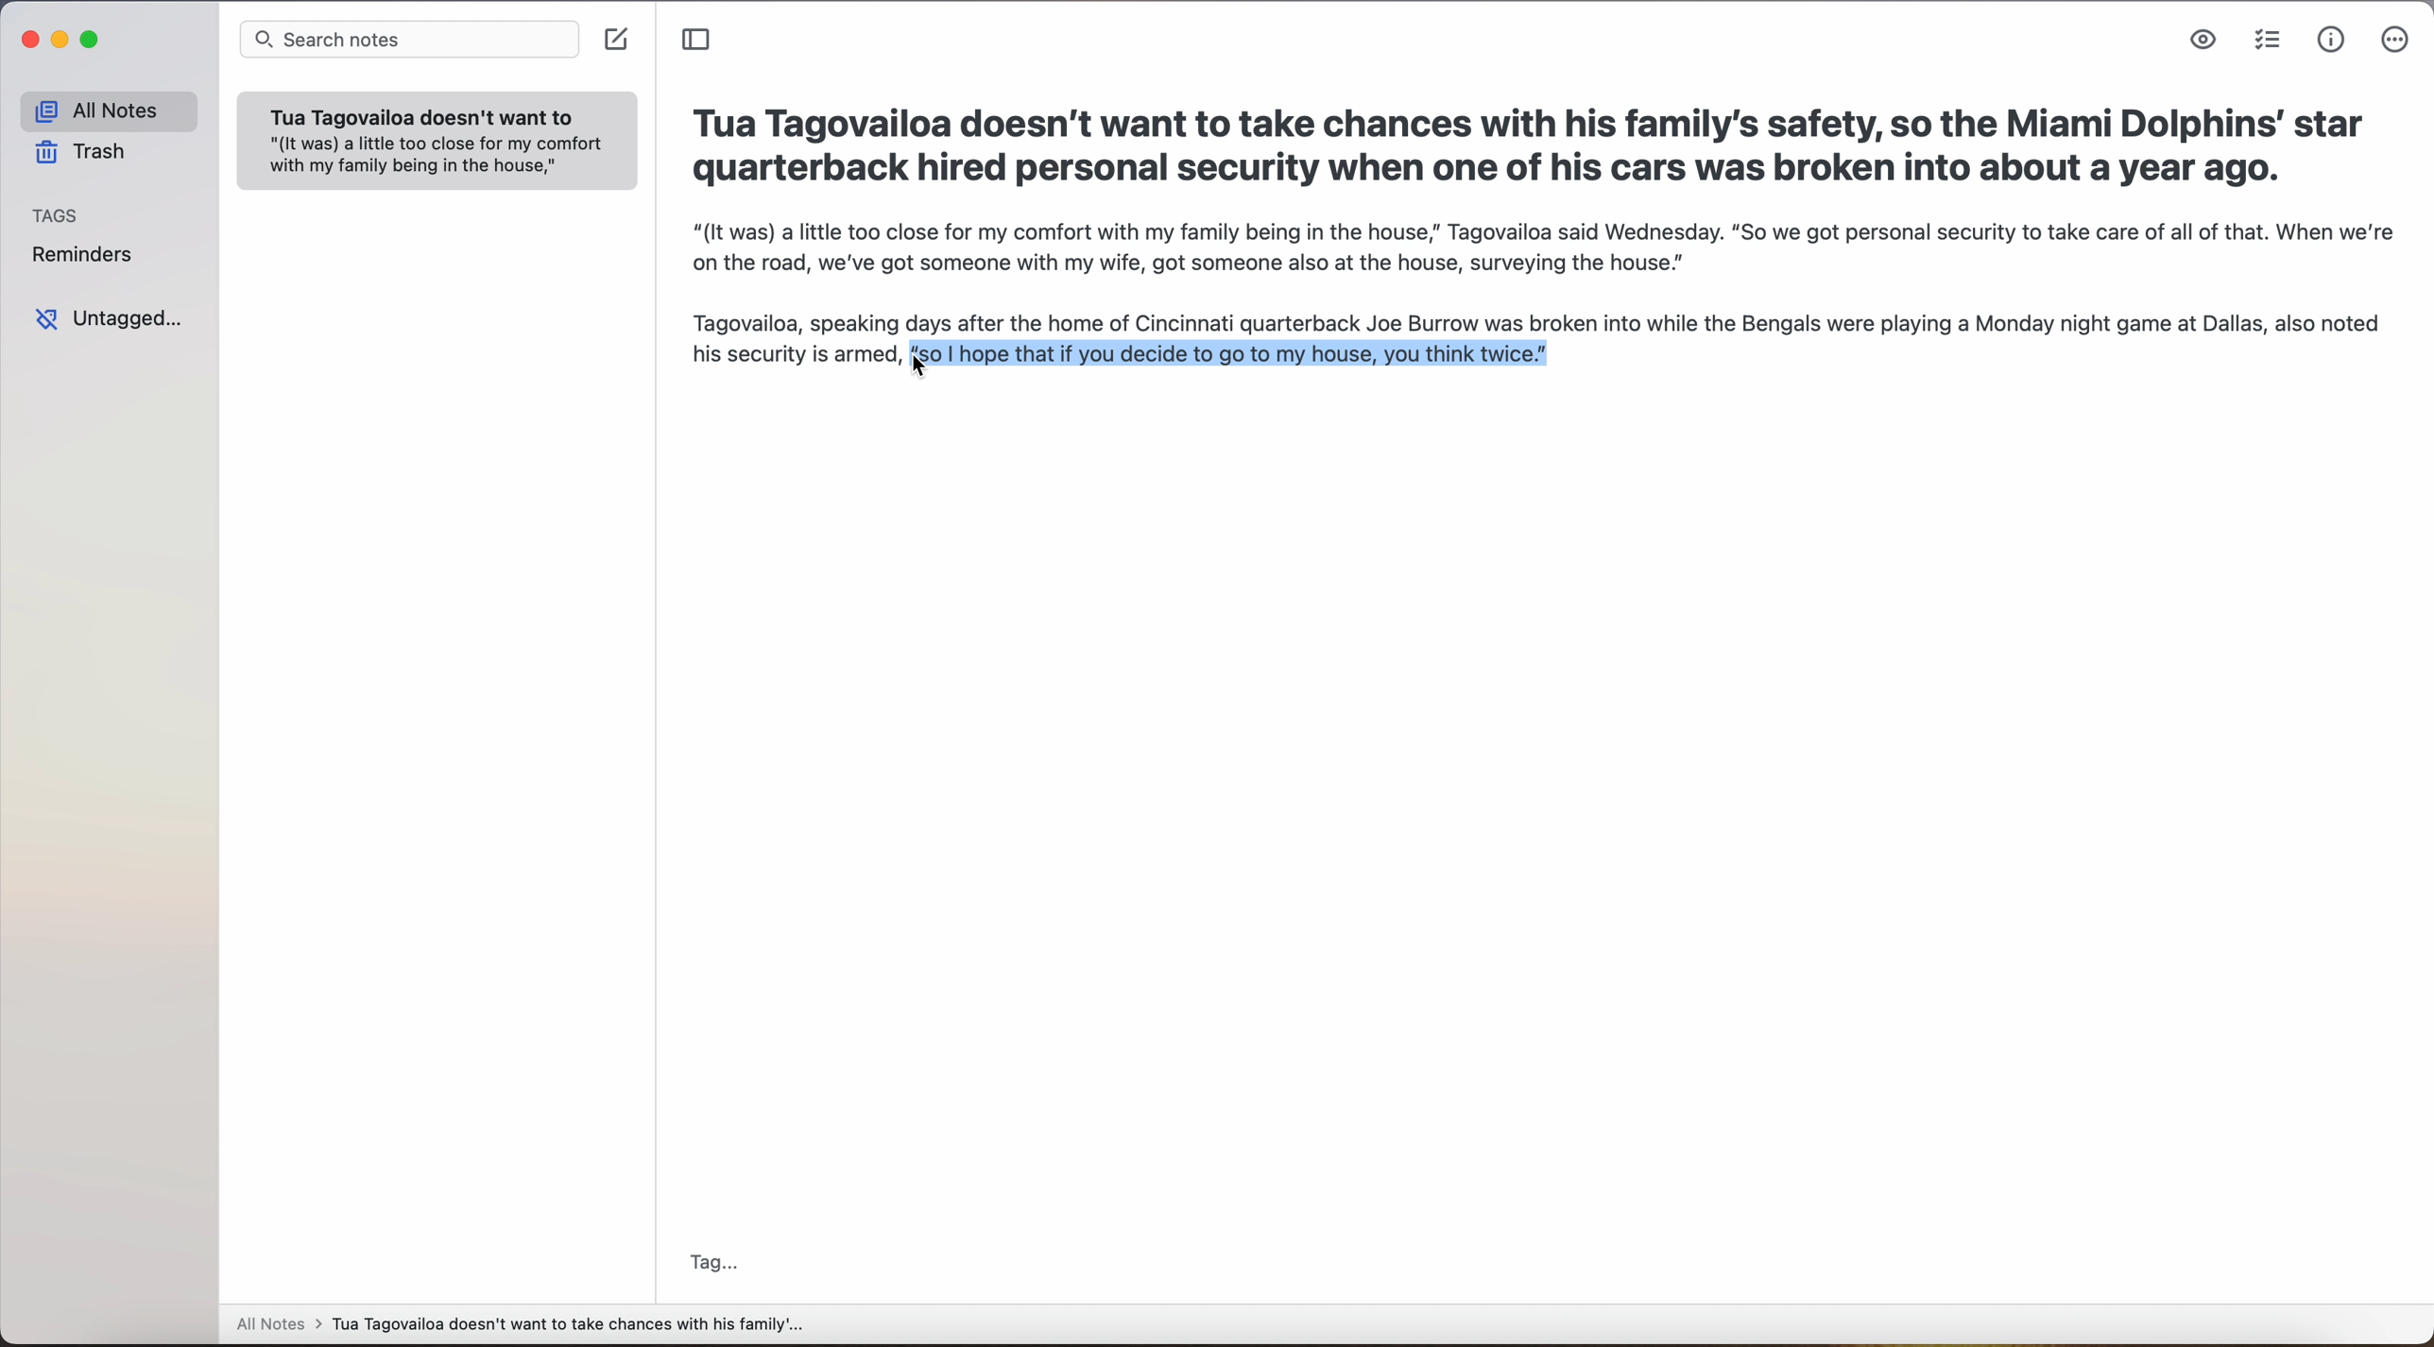 Image resolution: width=2434 pixels, height=1347 pixels. I want to click on note: Tua Tagovailoa doesn't want to, so click(437, 141).